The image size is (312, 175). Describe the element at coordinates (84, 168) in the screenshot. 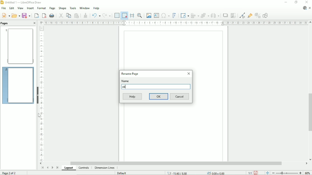

I see `Controls` at that location.